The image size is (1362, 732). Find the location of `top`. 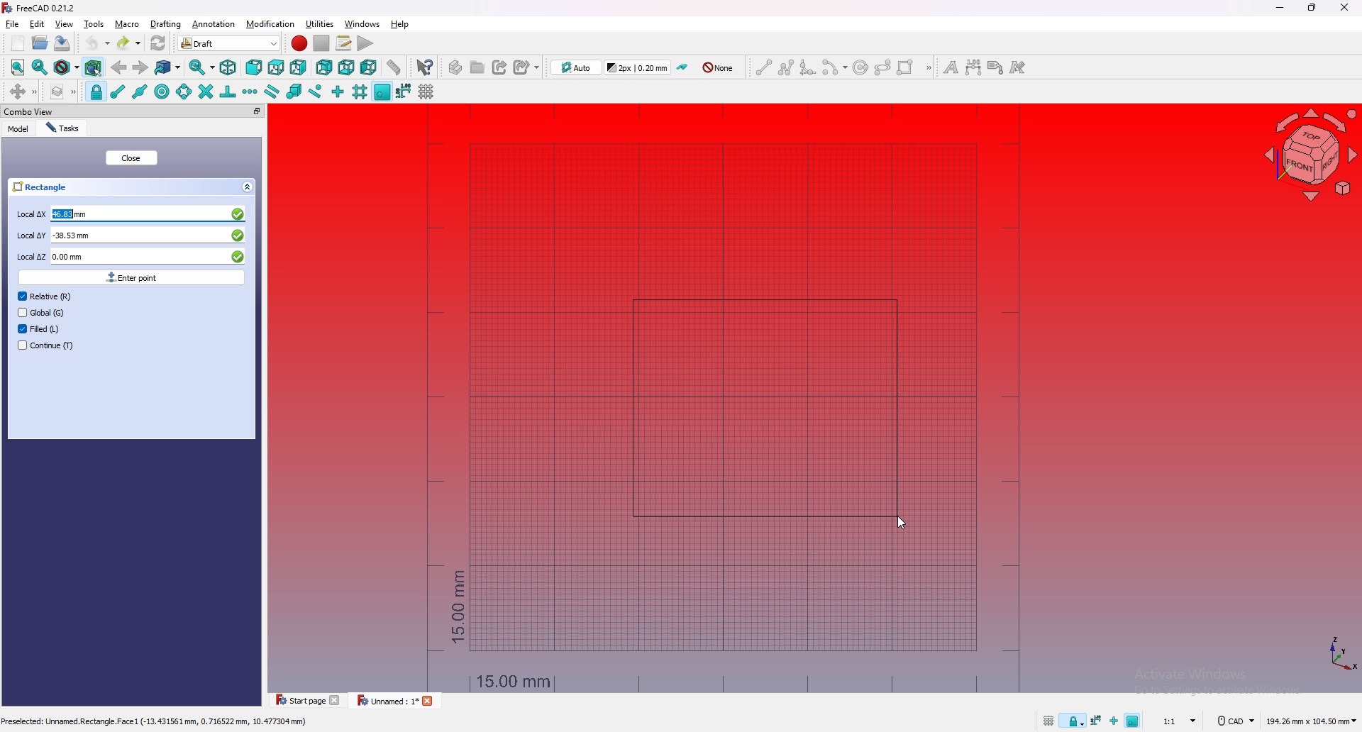

top is located at coordinates (276, 67).